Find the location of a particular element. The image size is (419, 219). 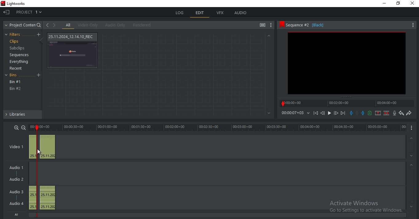

bins is located at coordinates (15, 76).